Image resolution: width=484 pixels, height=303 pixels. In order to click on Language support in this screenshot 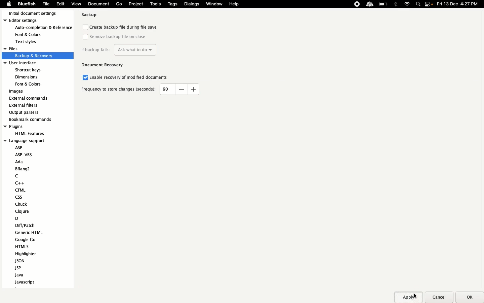, I will do `click(29, 214)`.